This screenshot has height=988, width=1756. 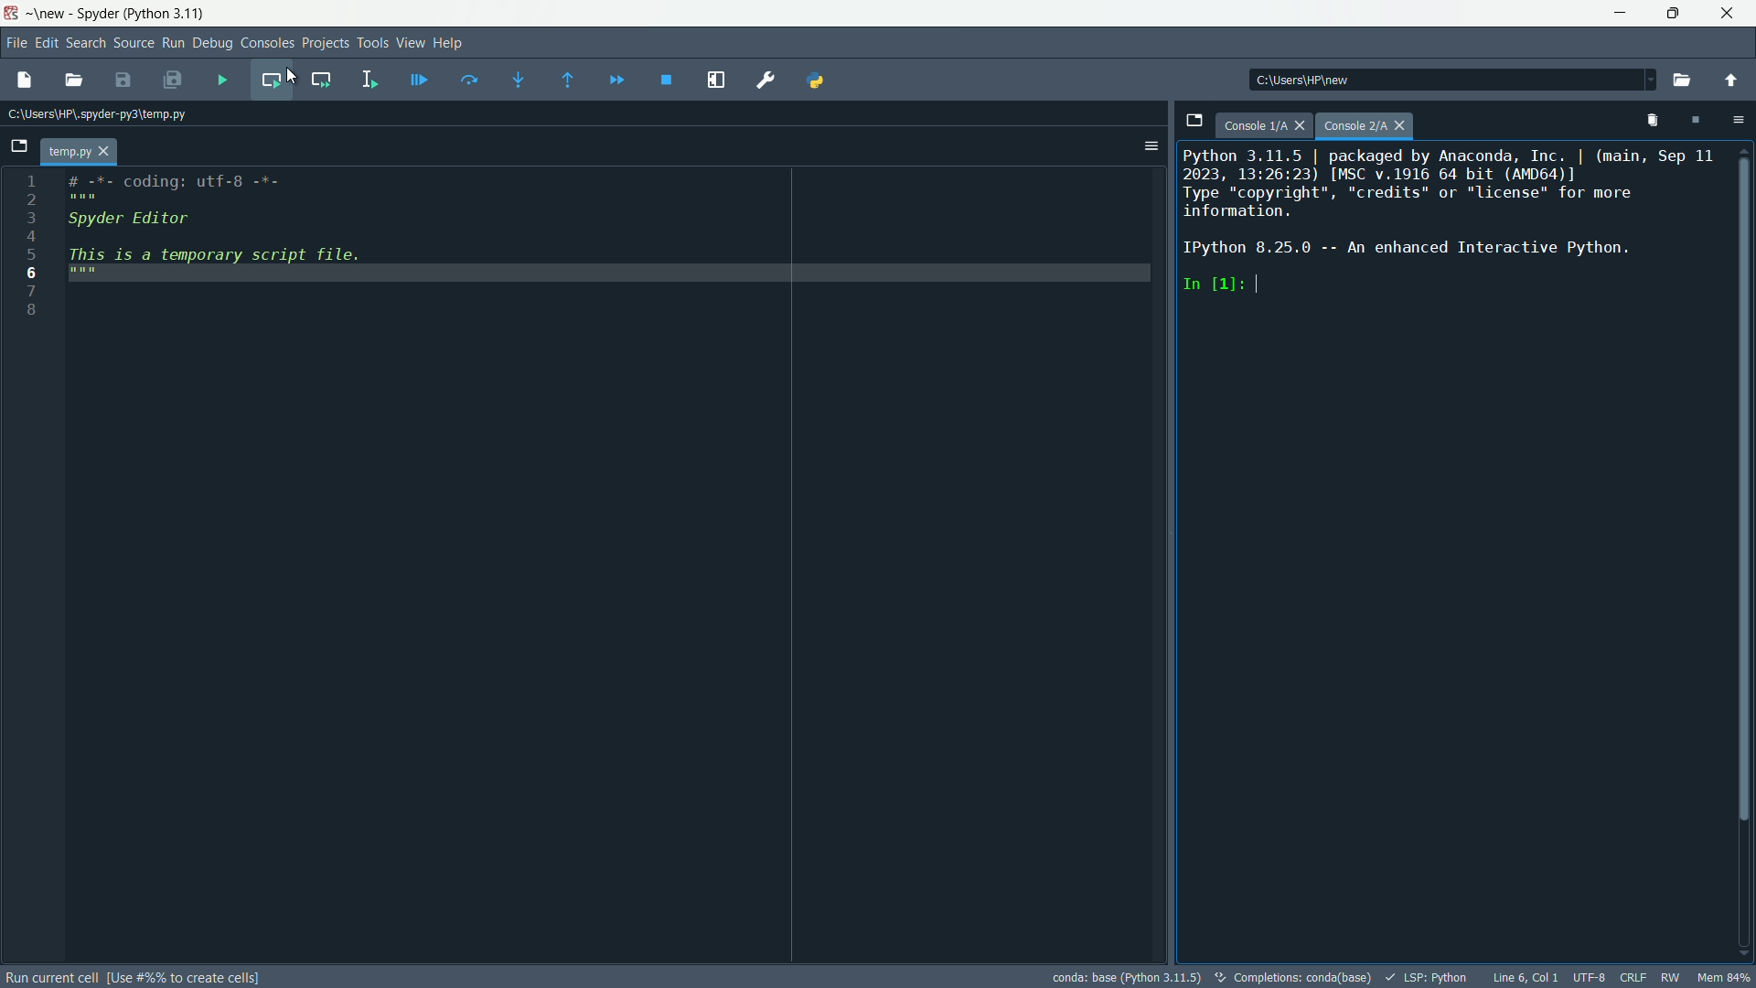 I want to click on edit menu, so click(x=47, y=42).